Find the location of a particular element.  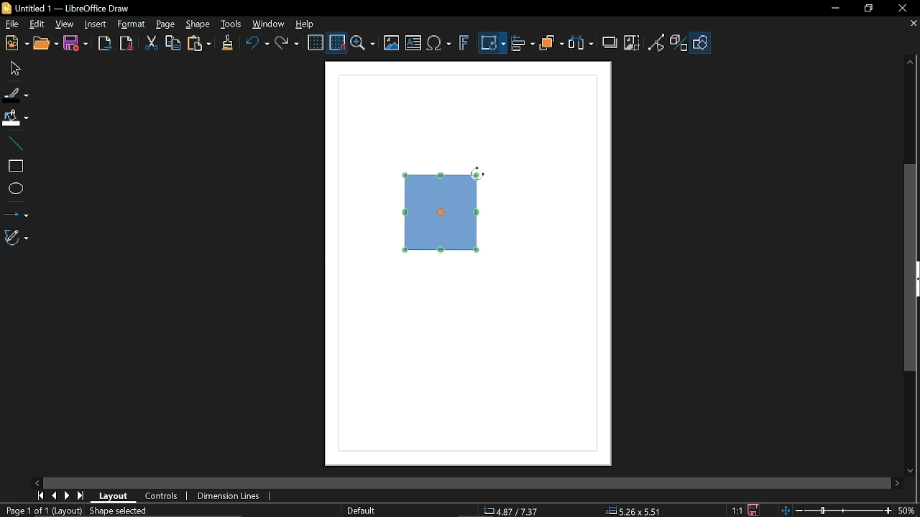

Close window is located at coordinates (902, 9).